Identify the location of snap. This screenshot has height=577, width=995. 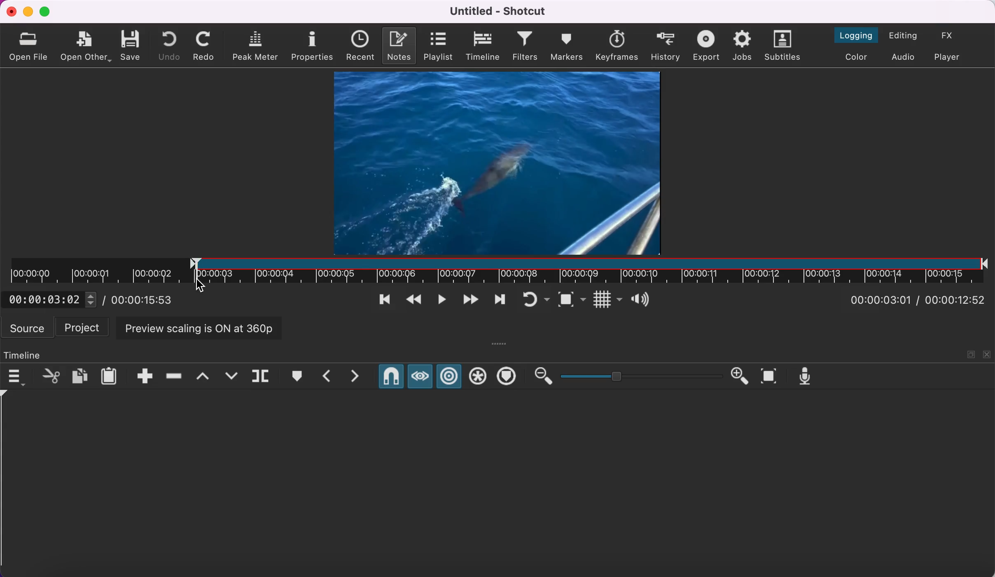
(390, 376).